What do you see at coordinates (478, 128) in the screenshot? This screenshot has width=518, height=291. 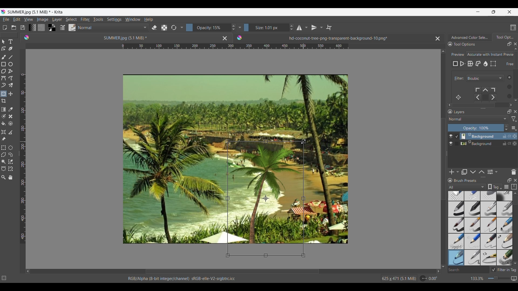 I see `Increase/Decrease opacity` at bounding box center [478, 128].